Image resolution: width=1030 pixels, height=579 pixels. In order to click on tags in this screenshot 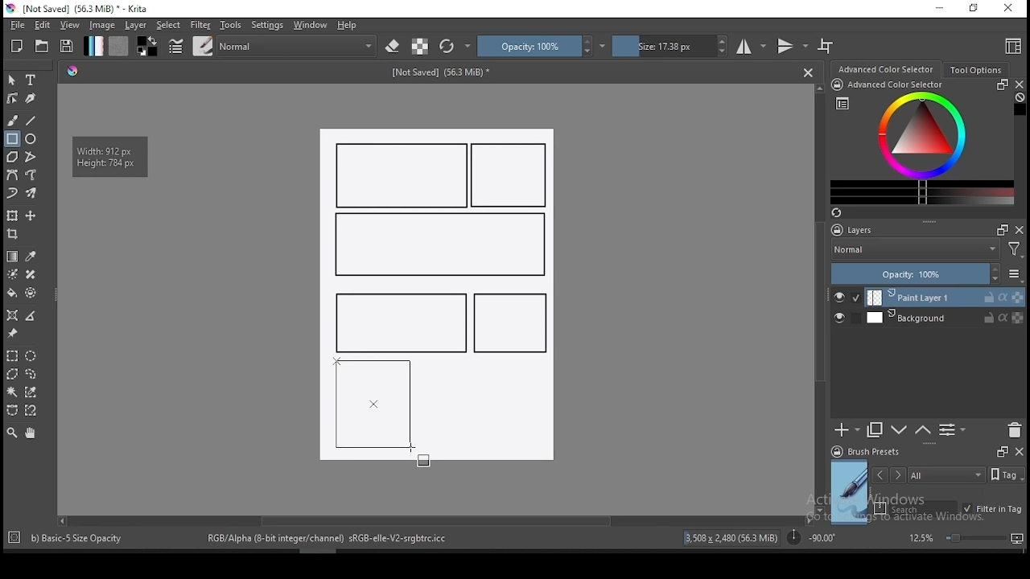, I will do `click(946, 474)`.